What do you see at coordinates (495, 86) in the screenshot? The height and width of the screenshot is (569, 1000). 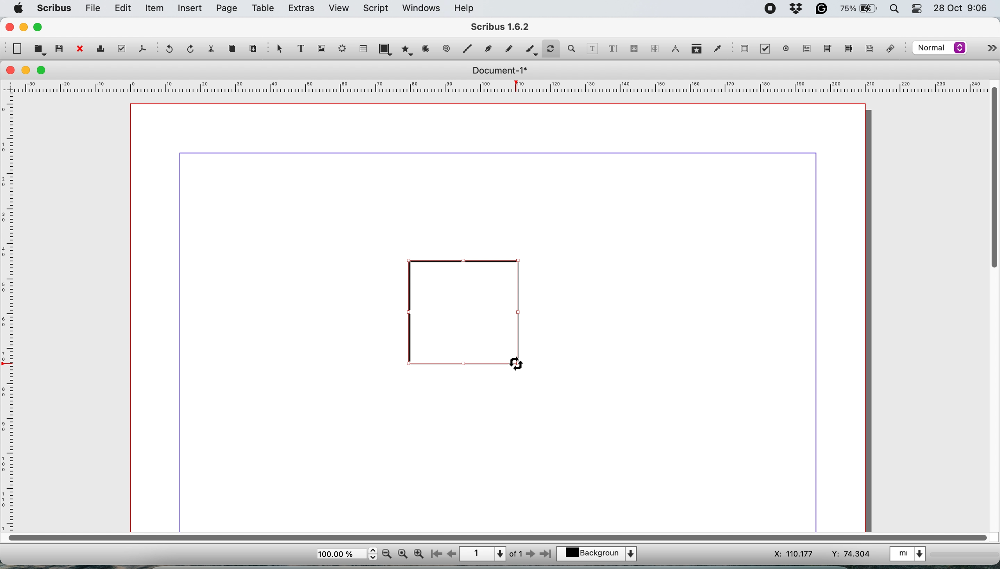 I see `horizontal scale` at bounding box center [495, 86].